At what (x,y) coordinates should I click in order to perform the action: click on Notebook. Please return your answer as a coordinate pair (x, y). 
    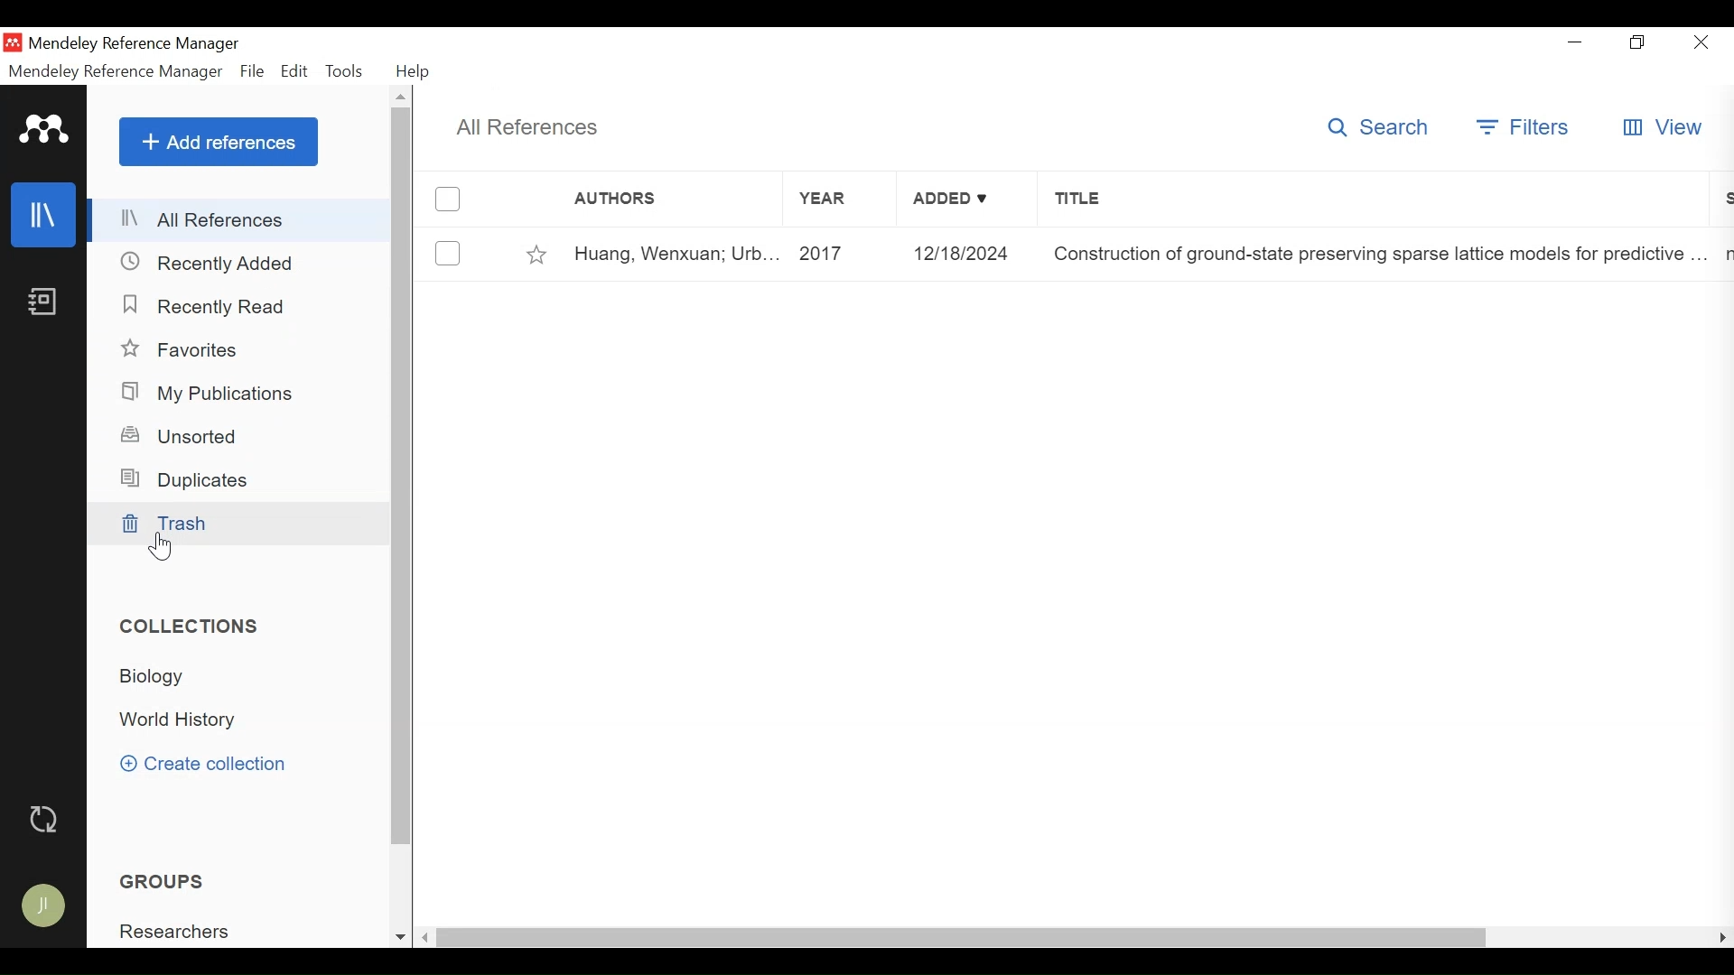
    Looking at the image, I should click on (44, 302).